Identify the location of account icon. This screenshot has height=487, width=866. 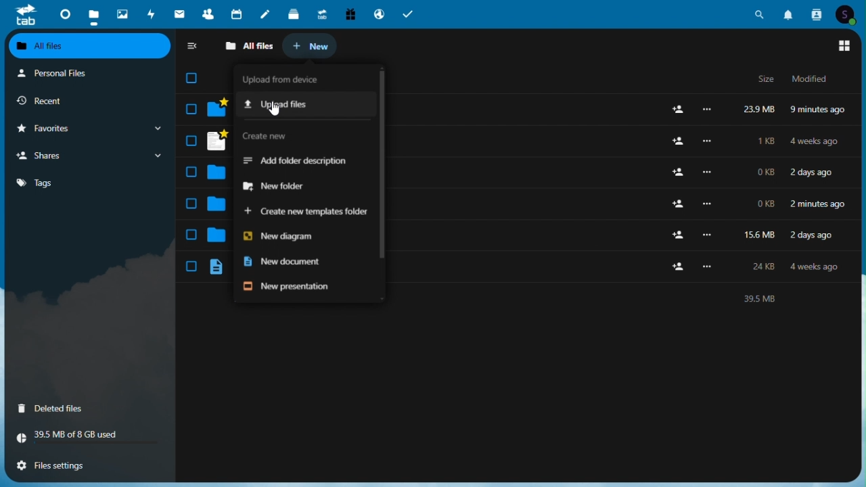
(849, 14).